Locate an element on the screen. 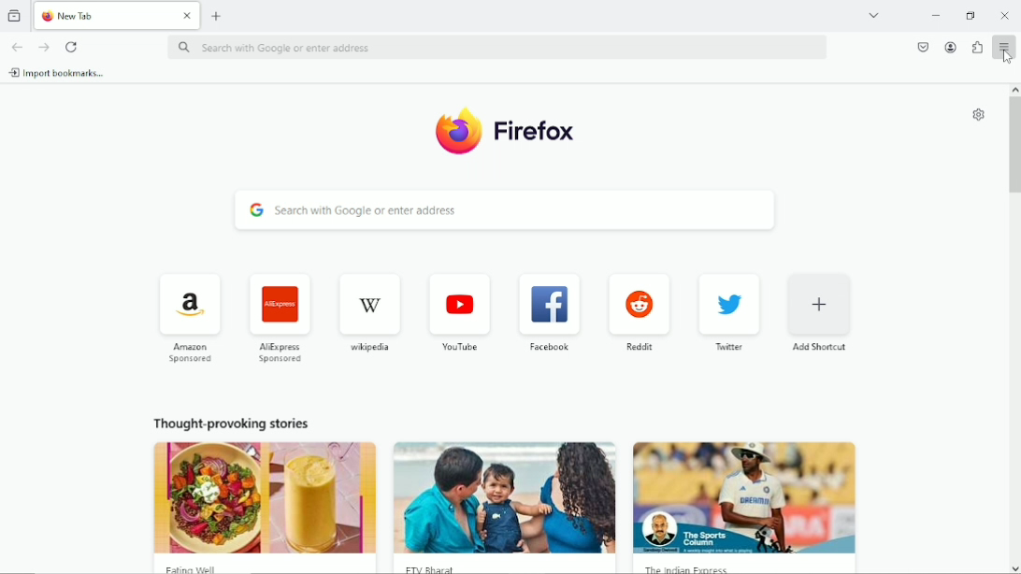 Image resolution: width=1021 pixels, height=574 pixels. Add shortcut is located at coordinates (815, 351).